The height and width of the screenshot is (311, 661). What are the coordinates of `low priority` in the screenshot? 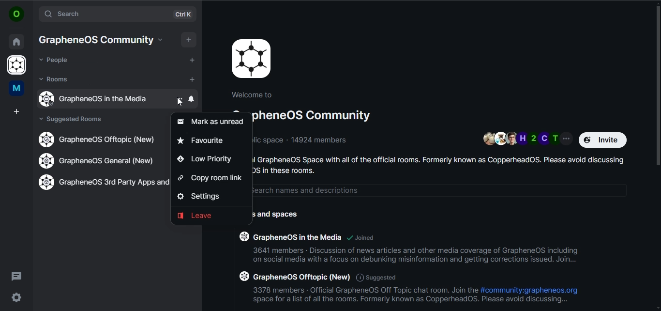 It's located at (204, 158).